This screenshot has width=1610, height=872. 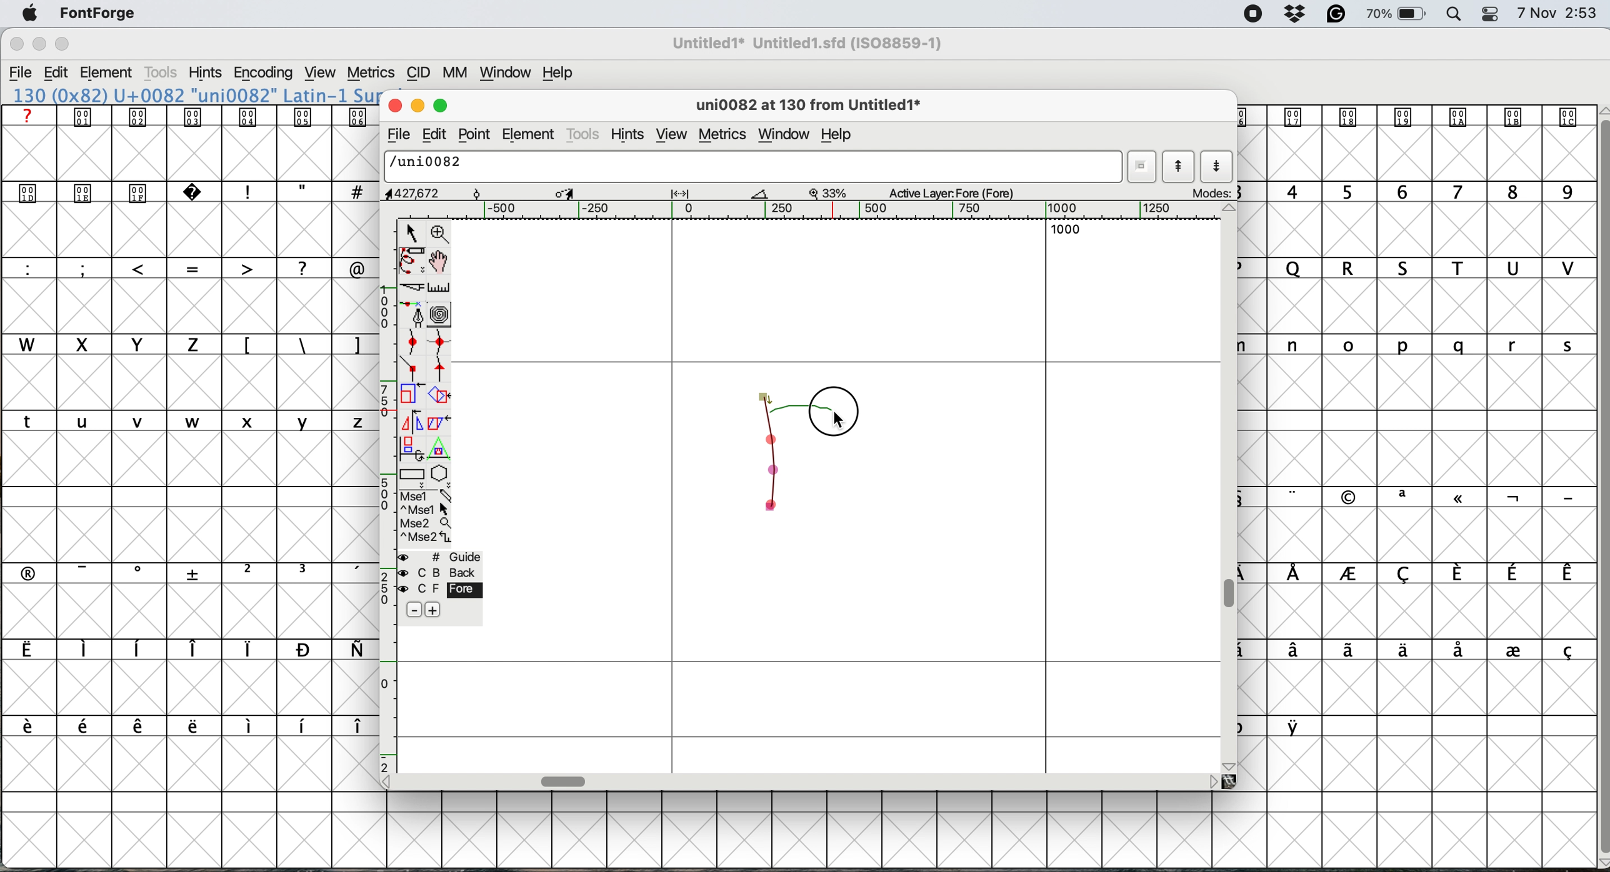 I want to click on font name, so click(x=812, y=43).